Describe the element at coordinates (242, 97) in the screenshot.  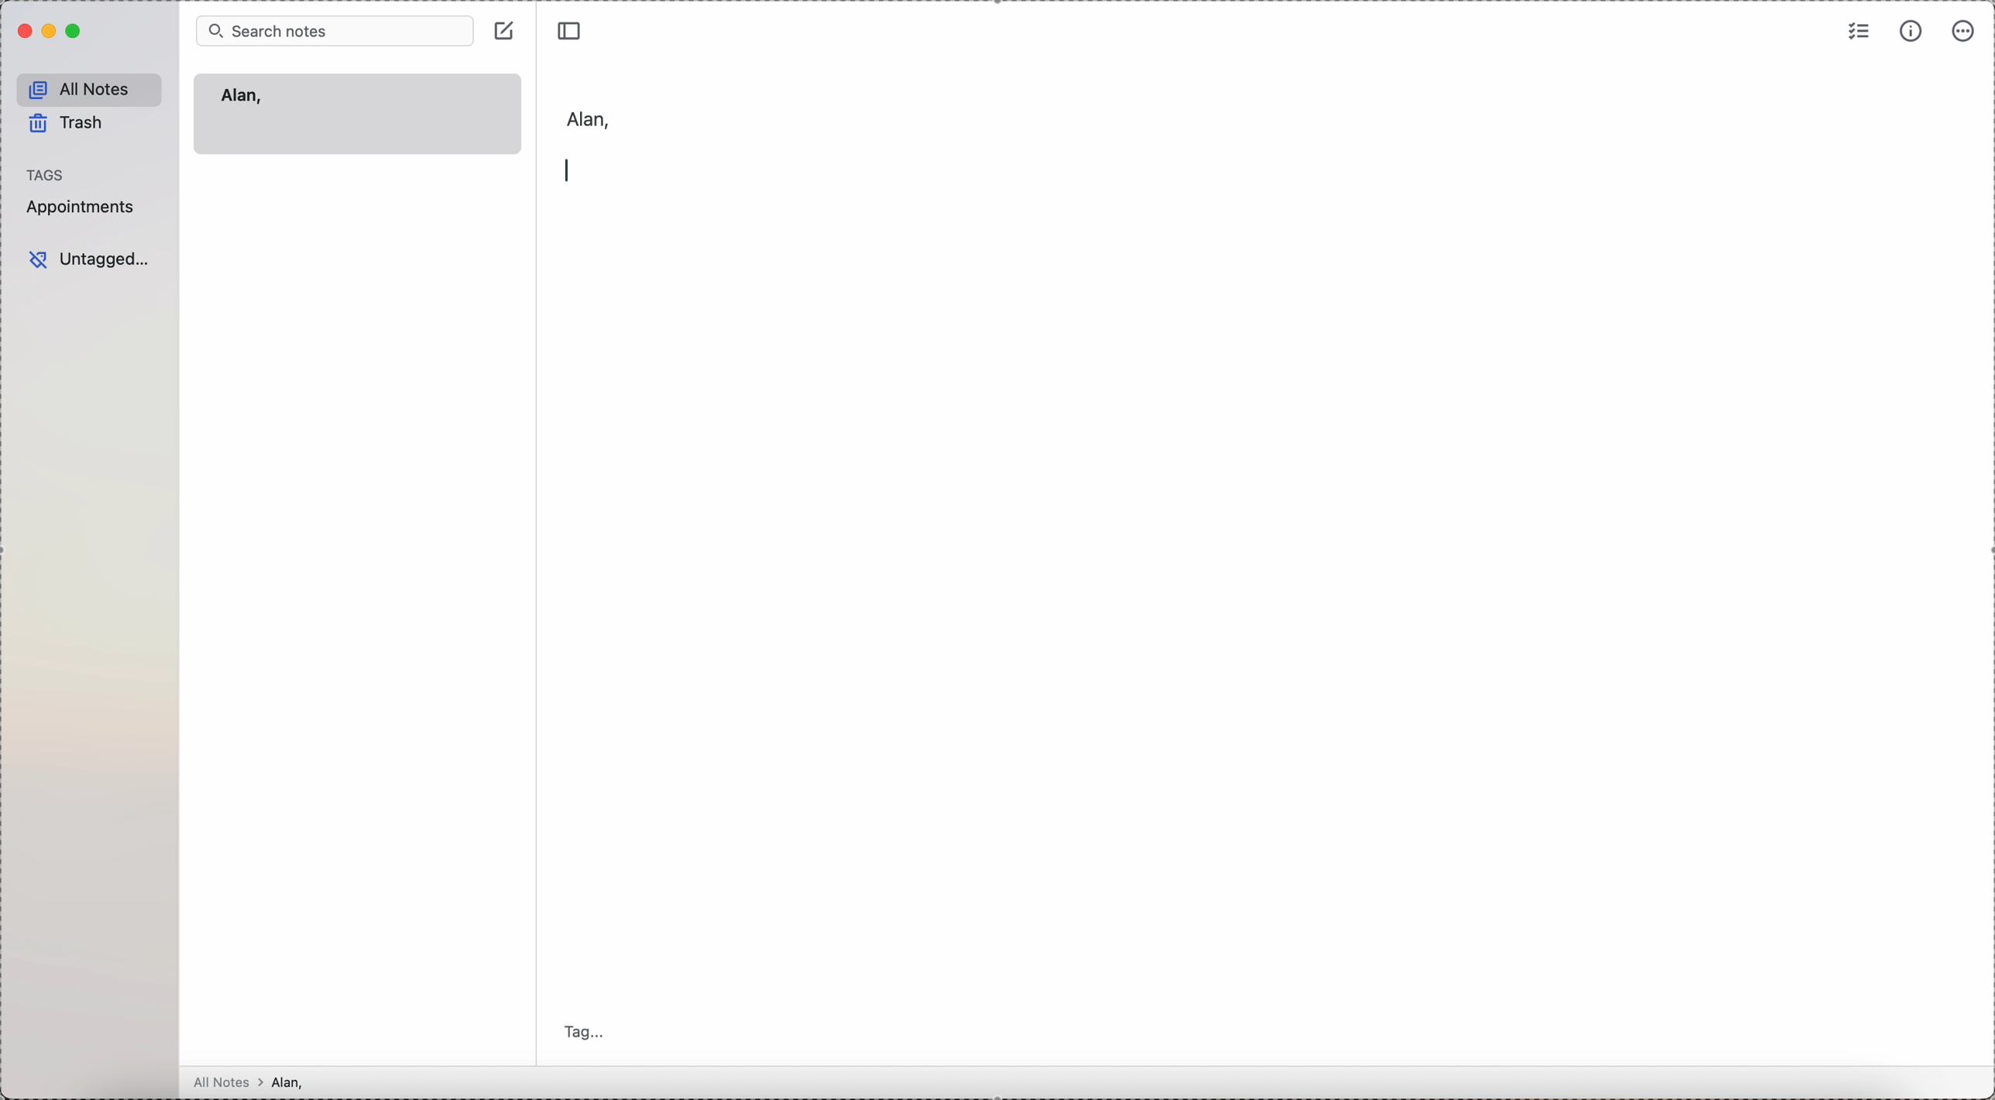
I see `Alan,` at that location.